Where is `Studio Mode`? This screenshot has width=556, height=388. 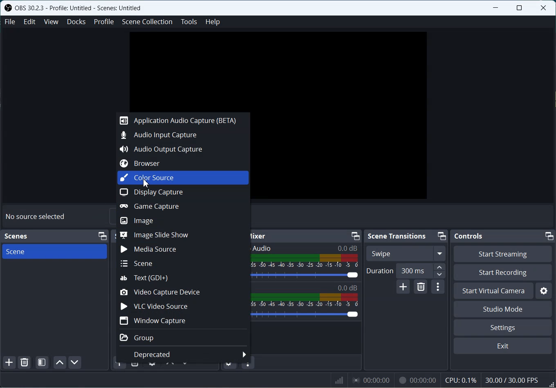 Studio Mode is located at coordinates (502, 309).